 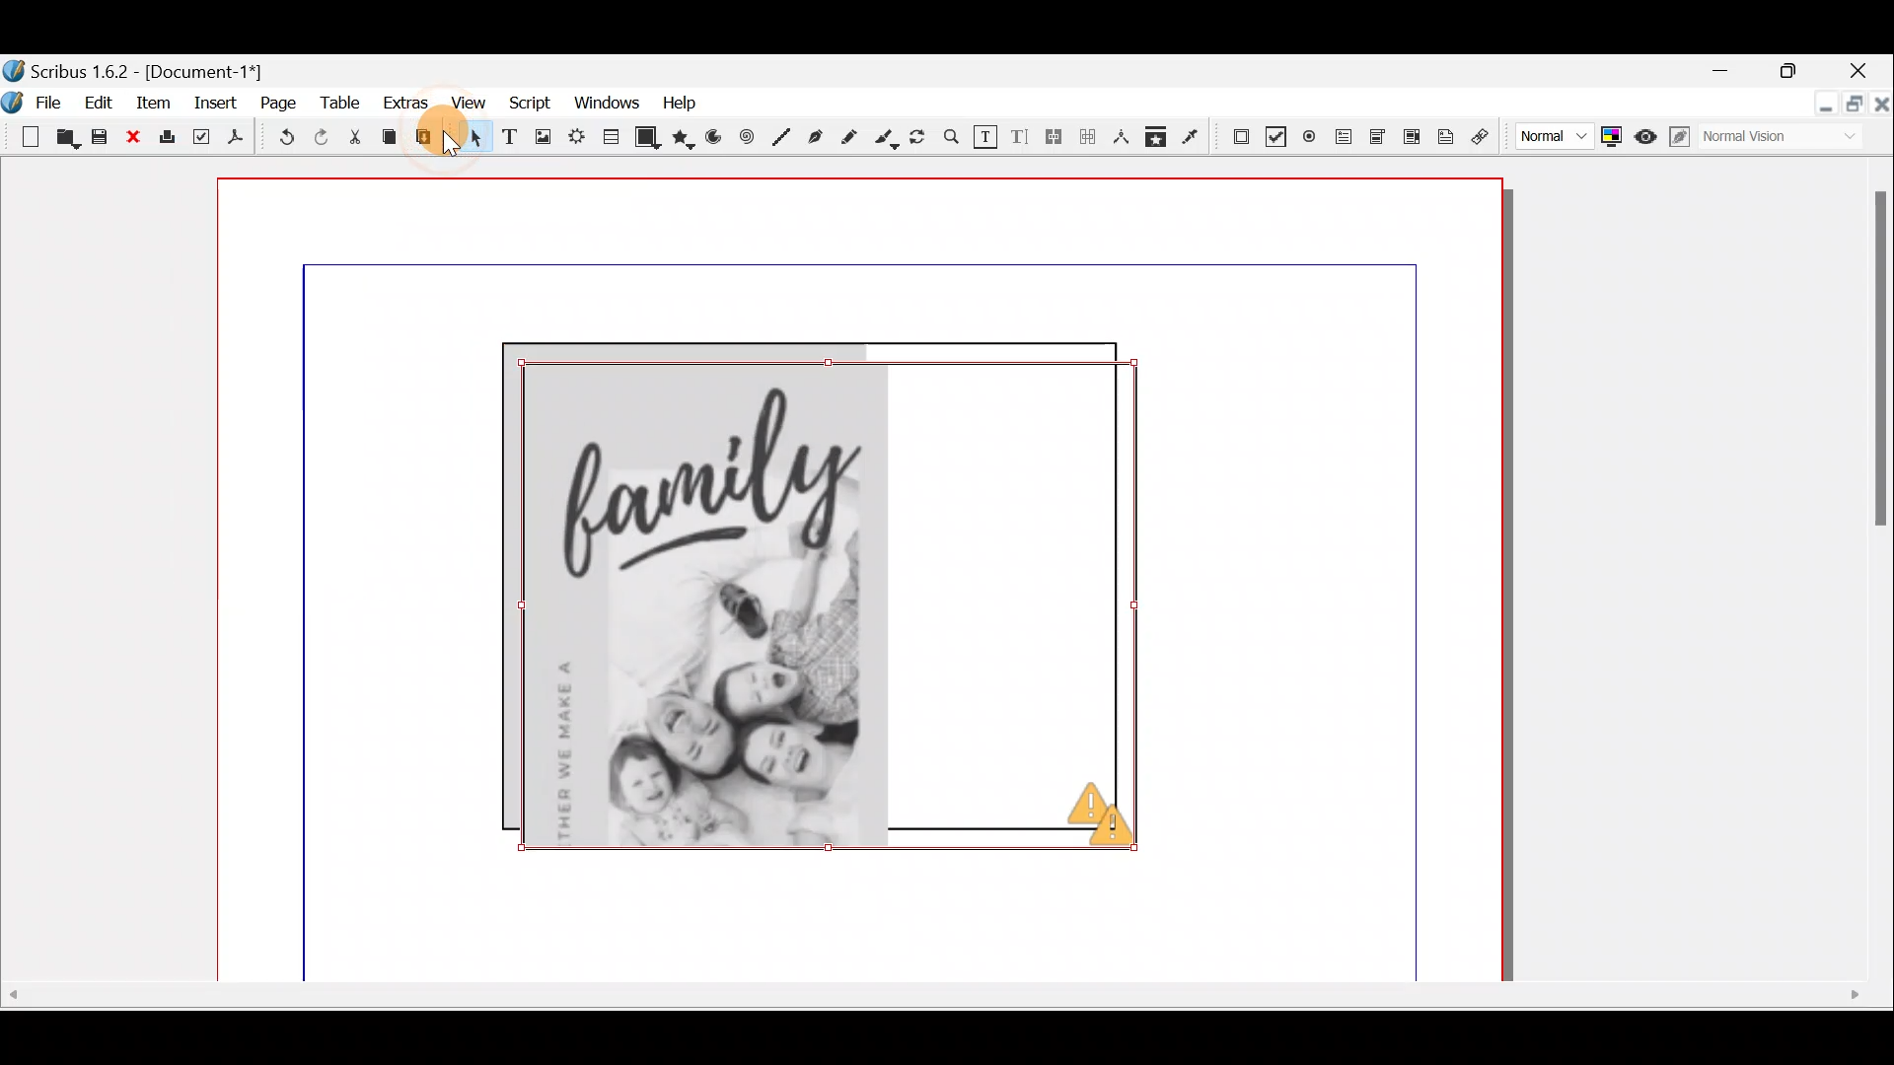 I want to click on New, so click(x=23, y=135).